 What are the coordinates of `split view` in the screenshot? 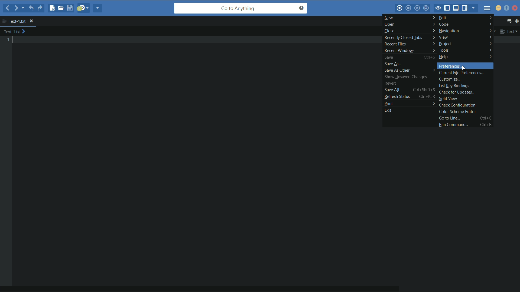 It's located at (448, 99).